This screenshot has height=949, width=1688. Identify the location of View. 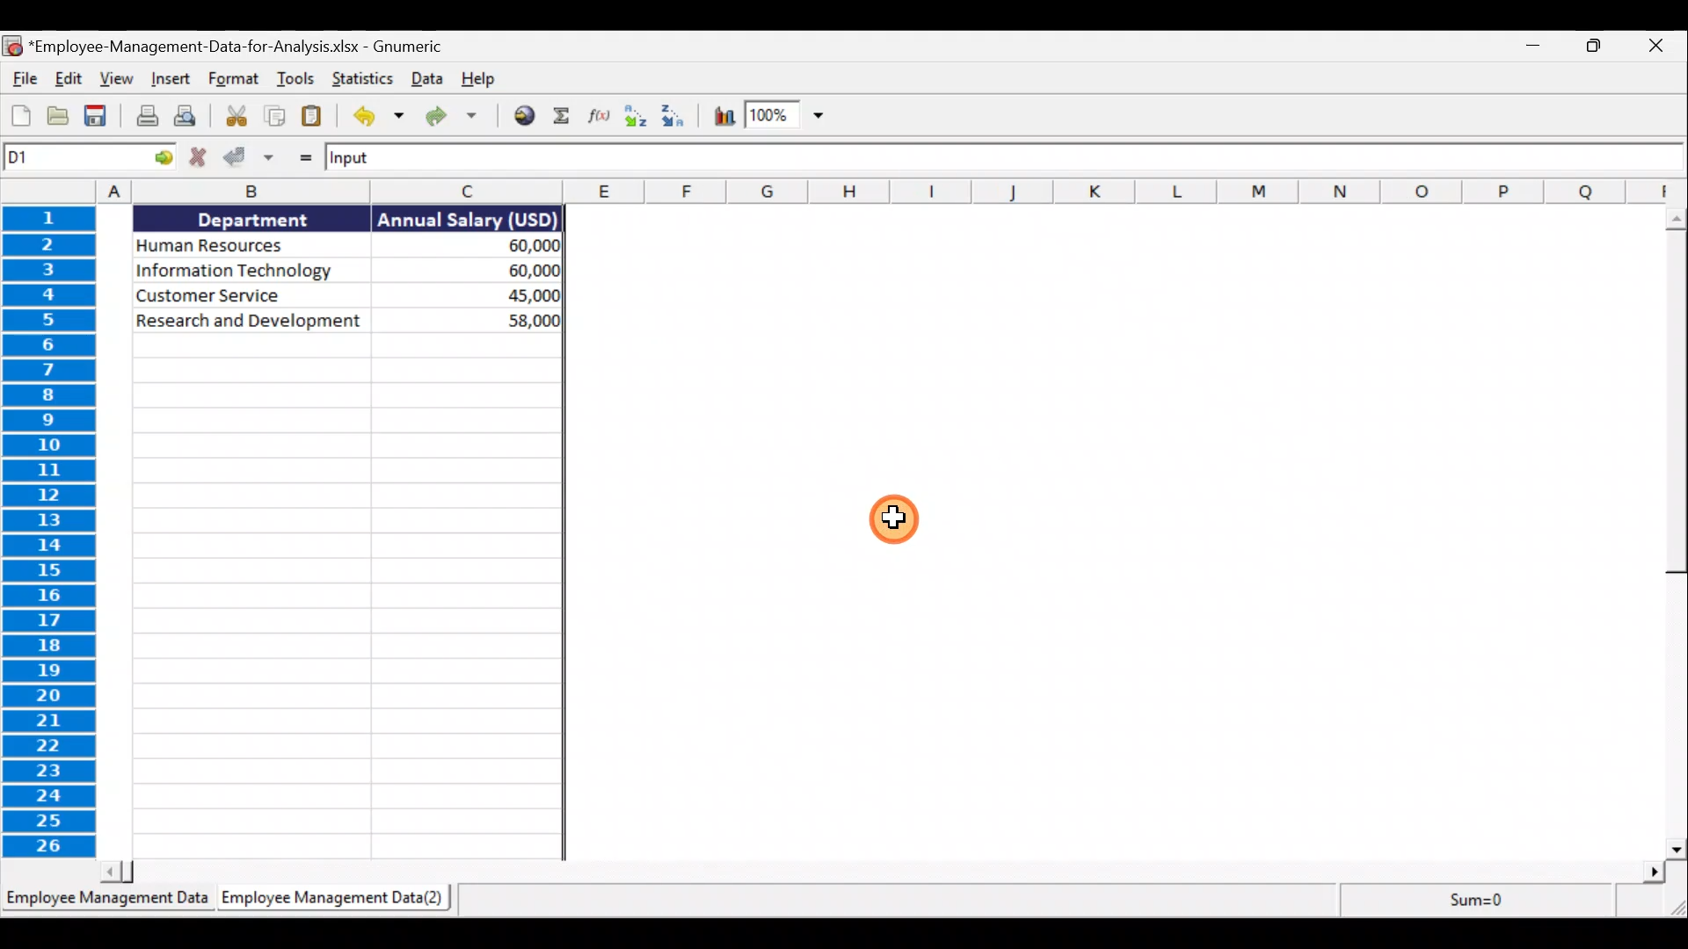
(120, 76).